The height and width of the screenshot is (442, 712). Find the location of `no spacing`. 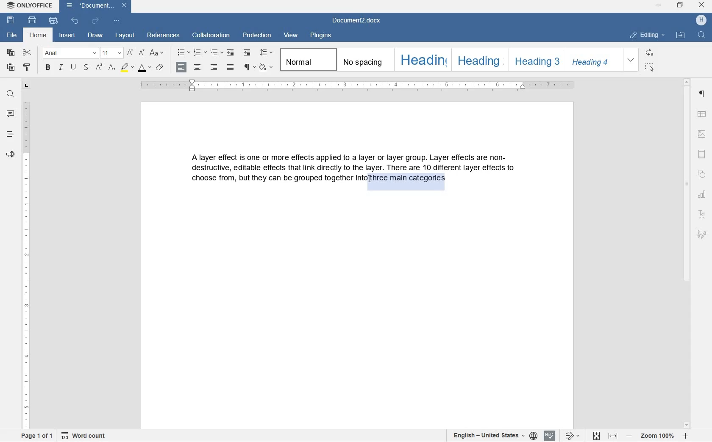

no spacing is located at coordinates (364, 59).